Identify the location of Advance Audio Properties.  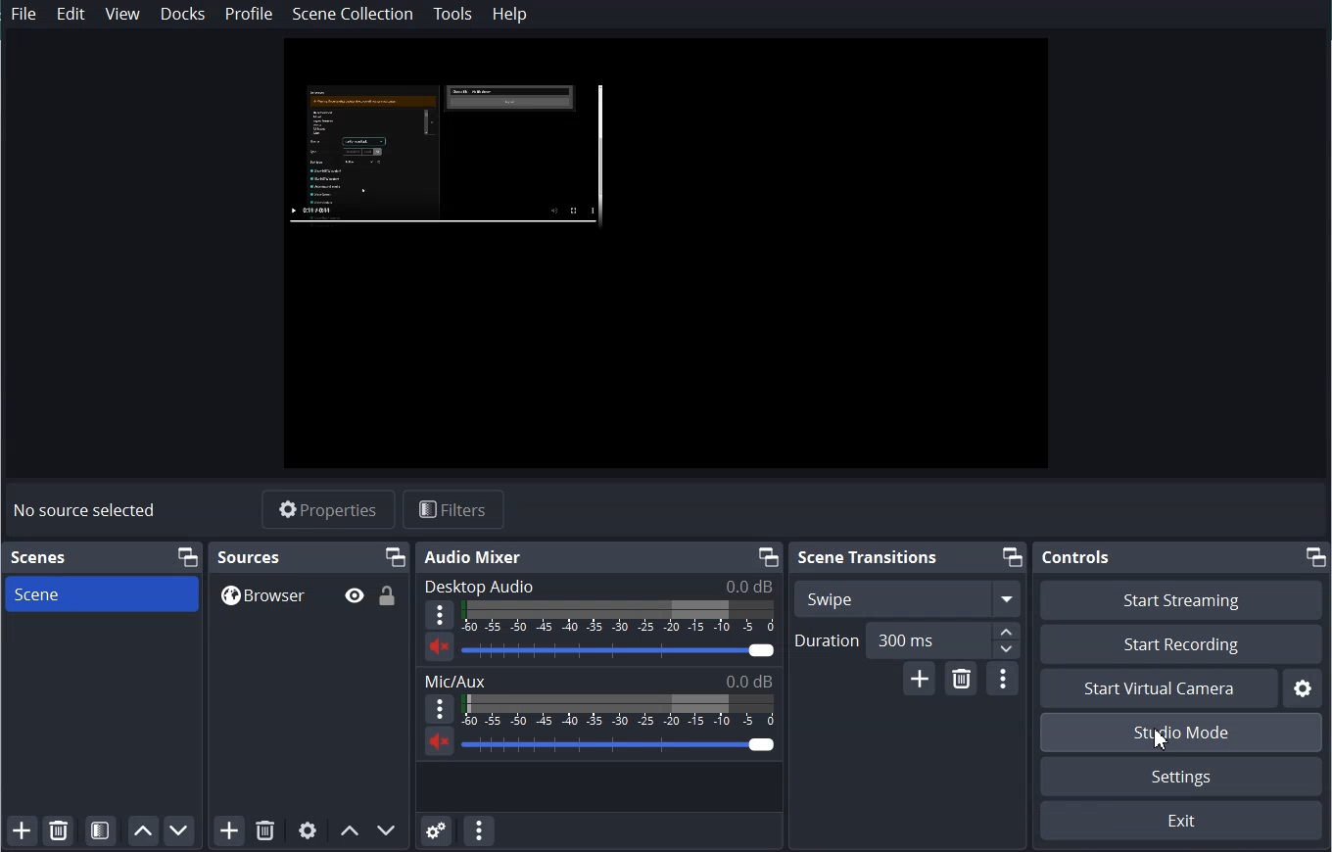
(436, 830).